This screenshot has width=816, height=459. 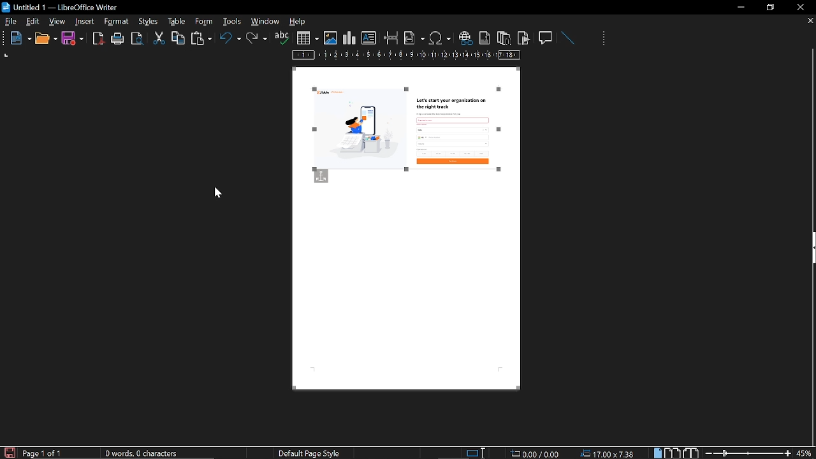 I want to click on edit, so click(x=33, y=22).